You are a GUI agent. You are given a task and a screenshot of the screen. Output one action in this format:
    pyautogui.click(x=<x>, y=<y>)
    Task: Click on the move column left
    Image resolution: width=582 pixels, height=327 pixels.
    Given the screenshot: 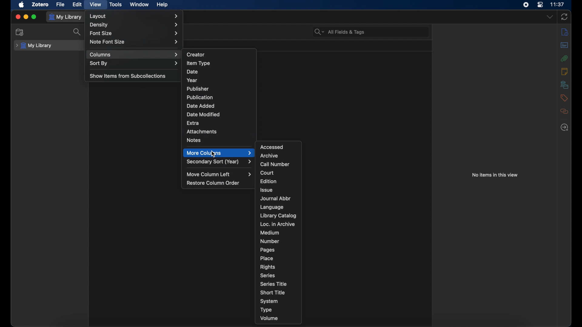 What is the action you would take?
    pyautogui.click(x=220, y=174)
    